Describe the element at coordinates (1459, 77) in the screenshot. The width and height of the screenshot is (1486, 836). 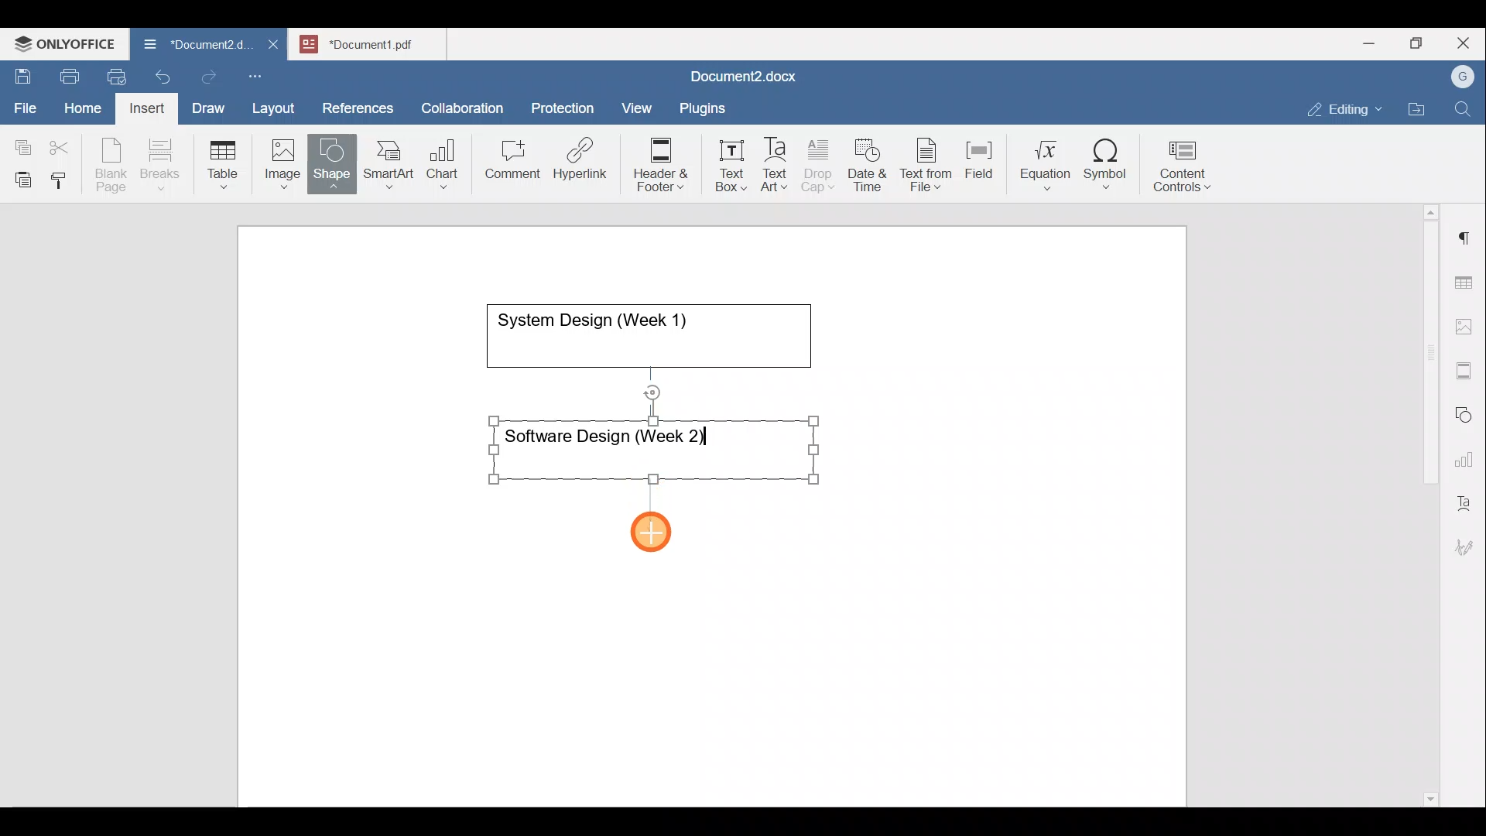
I see `Account name` at that location.